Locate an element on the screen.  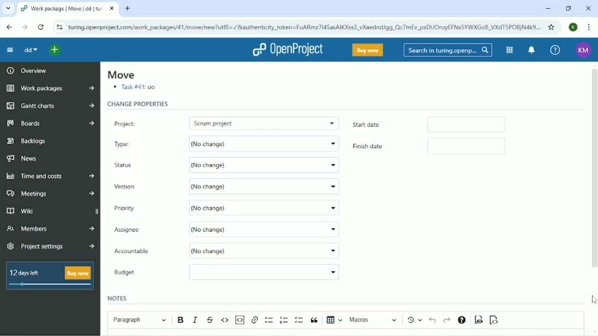
View site information is located at coordinates (59, 27).